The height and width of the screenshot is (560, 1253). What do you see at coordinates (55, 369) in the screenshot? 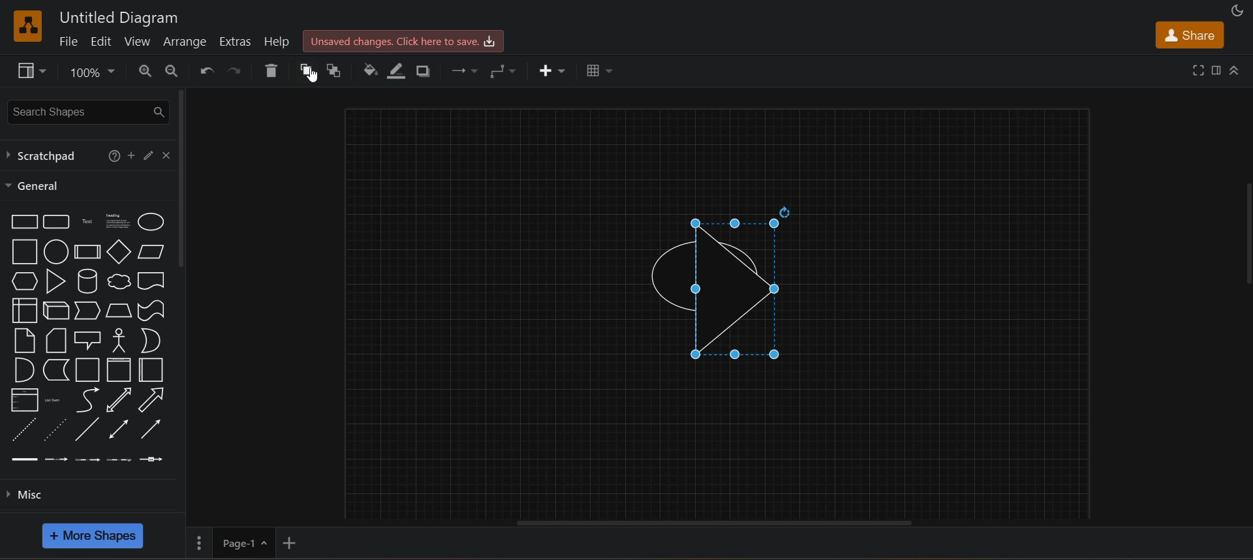
I see `data storage` at bounding box center [55, 369].